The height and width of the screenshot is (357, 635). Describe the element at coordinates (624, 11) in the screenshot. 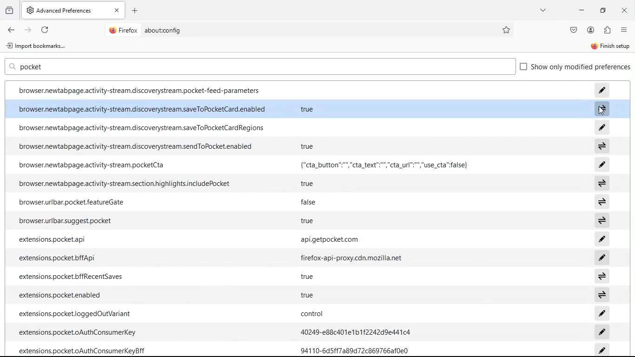

I see `close` at that location.